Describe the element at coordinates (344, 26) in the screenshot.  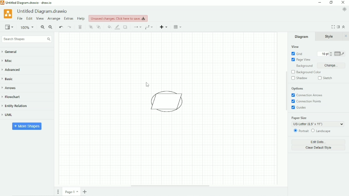
I see `Collapse/Expand` at that location.